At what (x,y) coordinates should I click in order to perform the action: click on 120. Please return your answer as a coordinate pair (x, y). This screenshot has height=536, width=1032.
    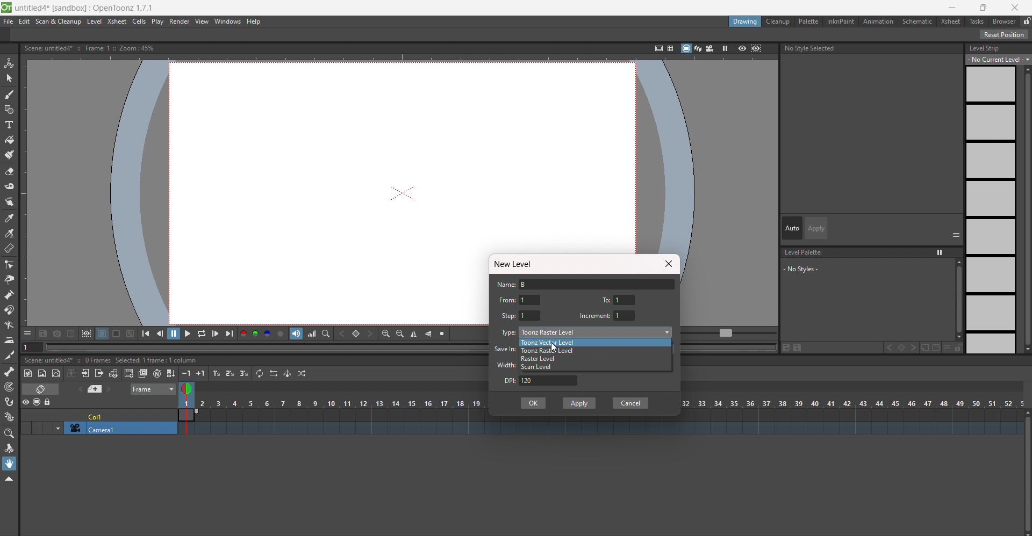
    Looking at the image, I should click on (550, 381).